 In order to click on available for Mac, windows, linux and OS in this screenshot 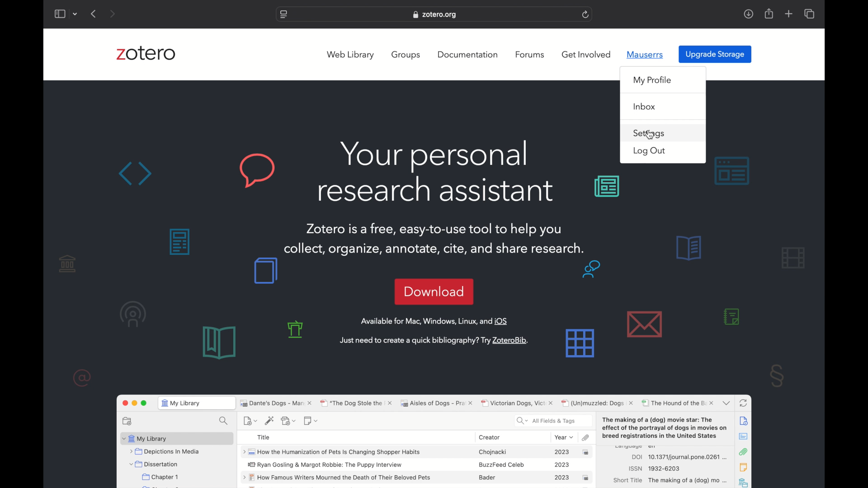, I will do `click(434, 321)`.